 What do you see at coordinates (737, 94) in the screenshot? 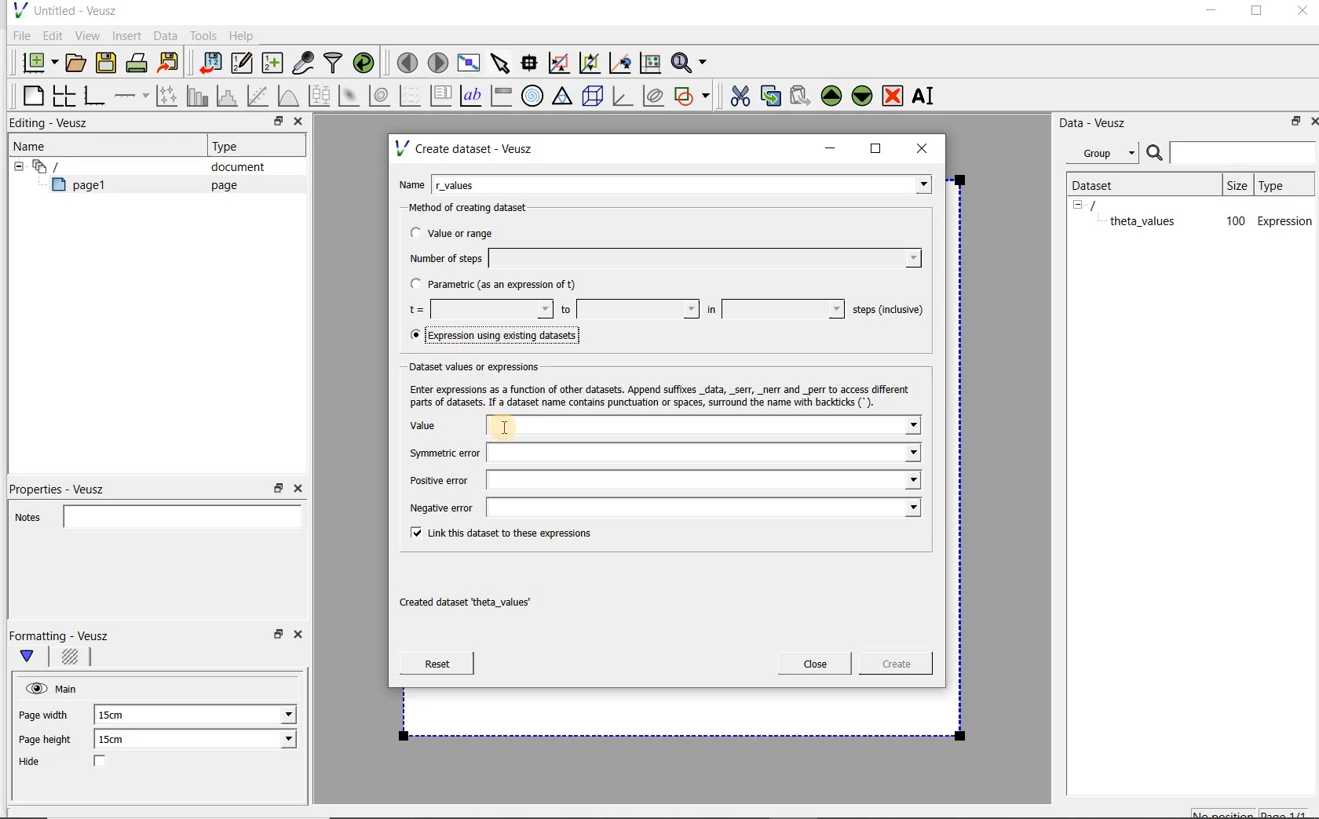
I see `cut the selected widget` at bounding box center [737, 94].